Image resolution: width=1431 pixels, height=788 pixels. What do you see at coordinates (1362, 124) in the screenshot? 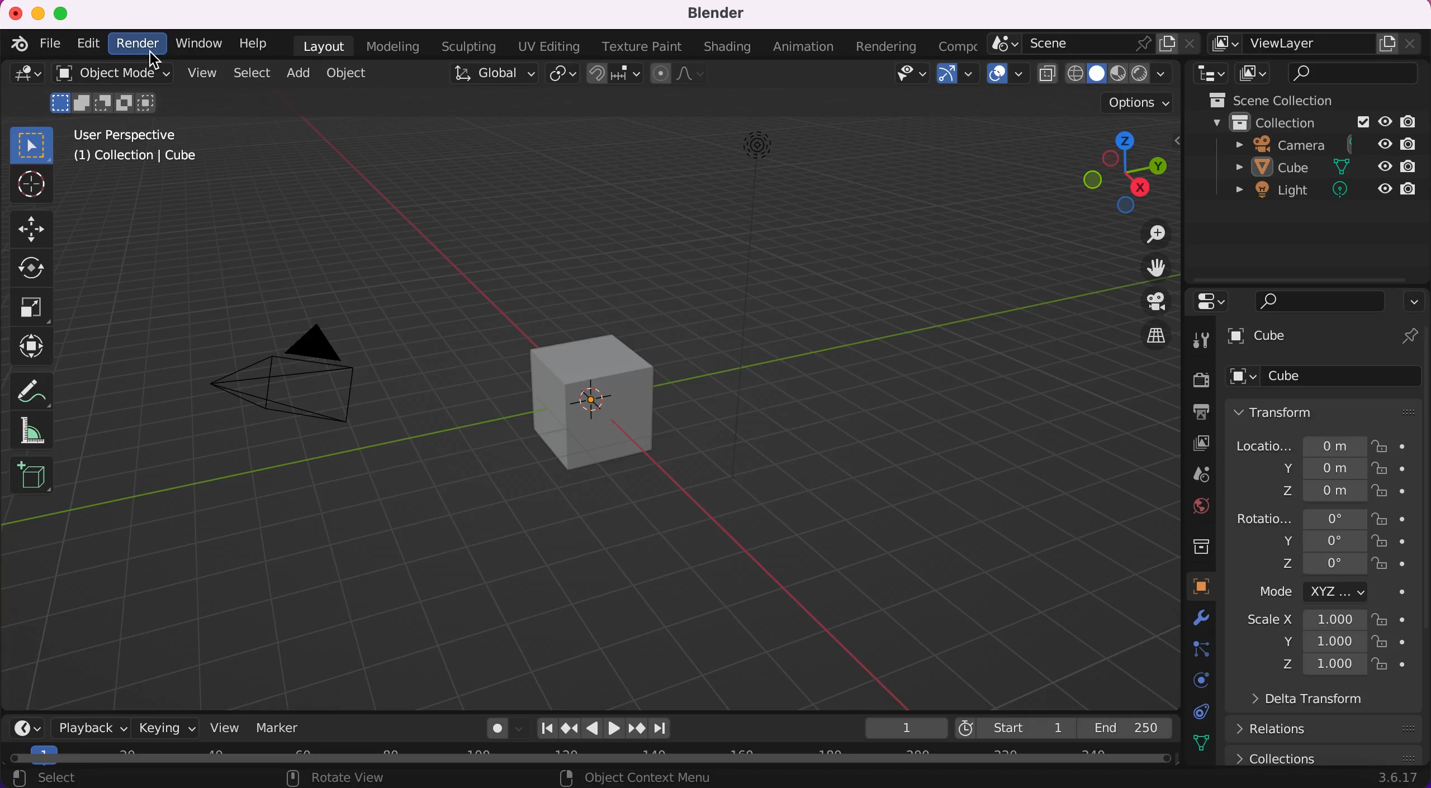
I see `Exclude from view layer` at bounding box center [1362, 124].